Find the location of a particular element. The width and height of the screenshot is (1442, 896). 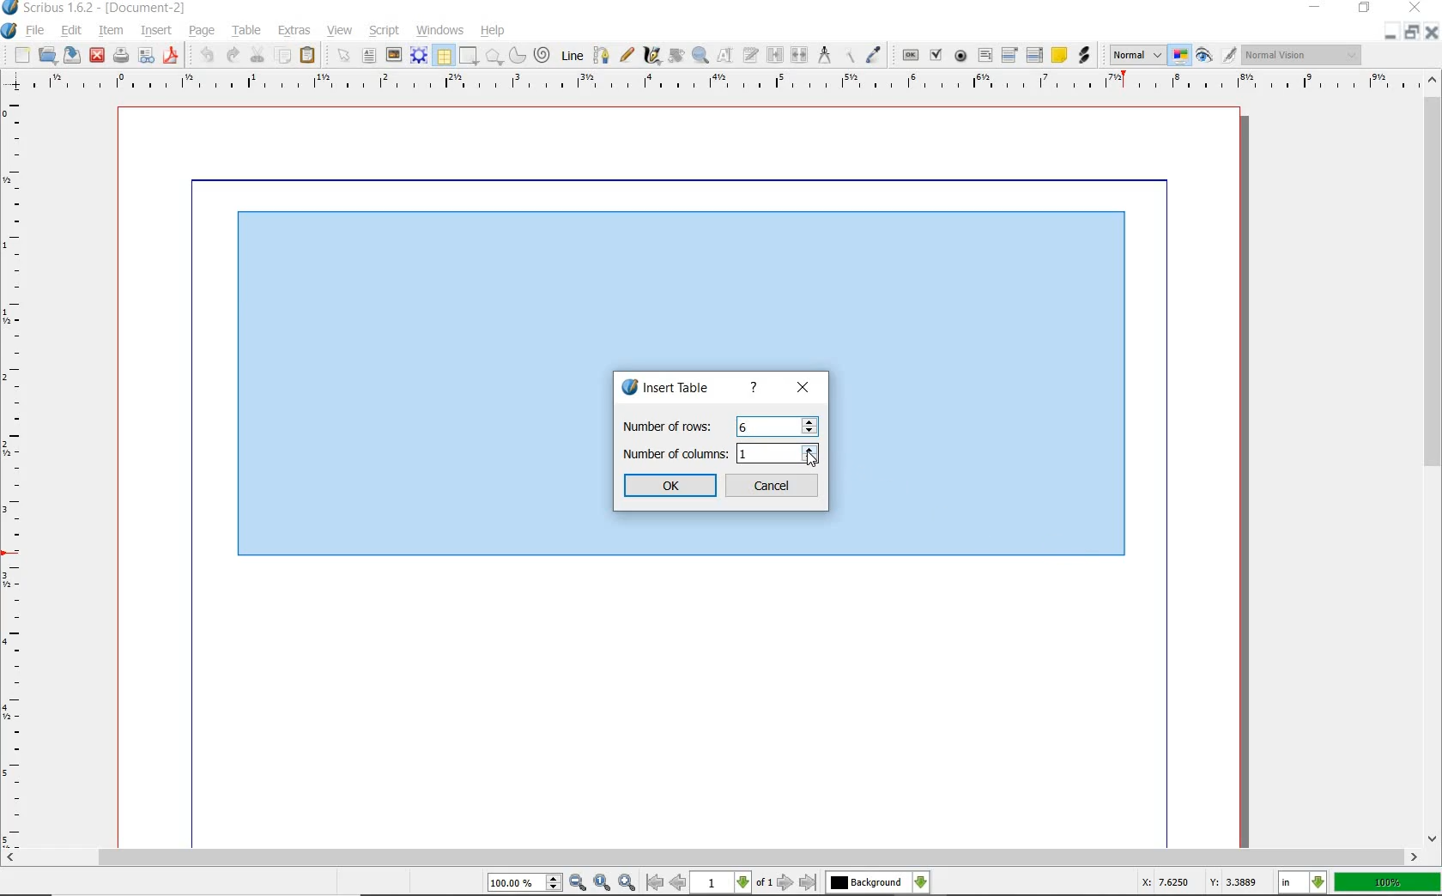

edit contents of frame is located at coordinates (722, 57).